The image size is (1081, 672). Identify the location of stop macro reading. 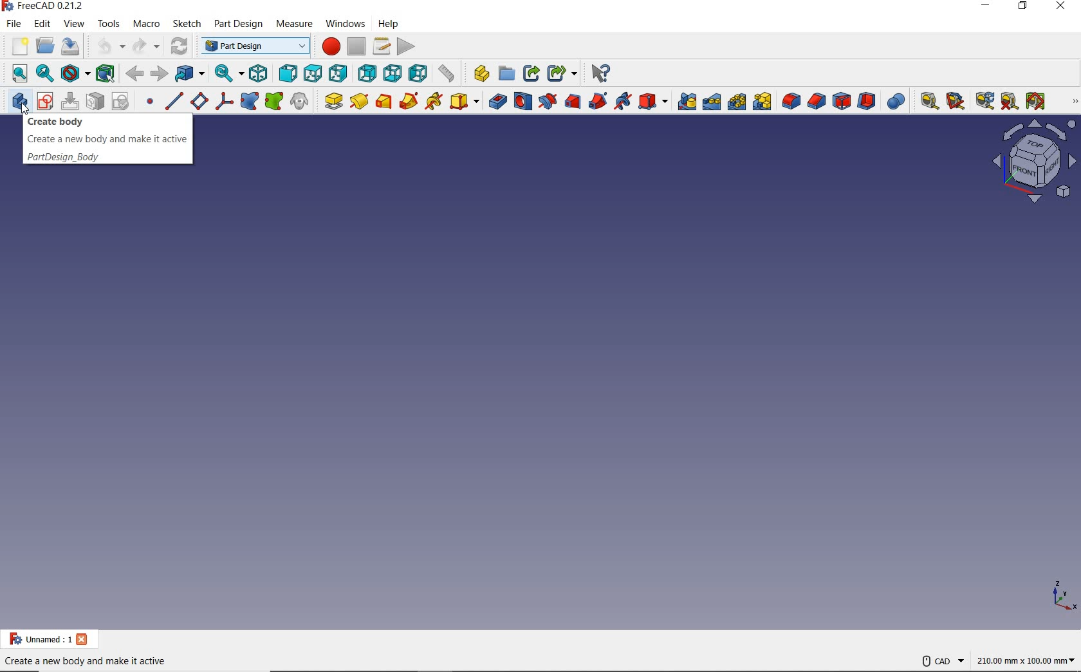
(357, 46).